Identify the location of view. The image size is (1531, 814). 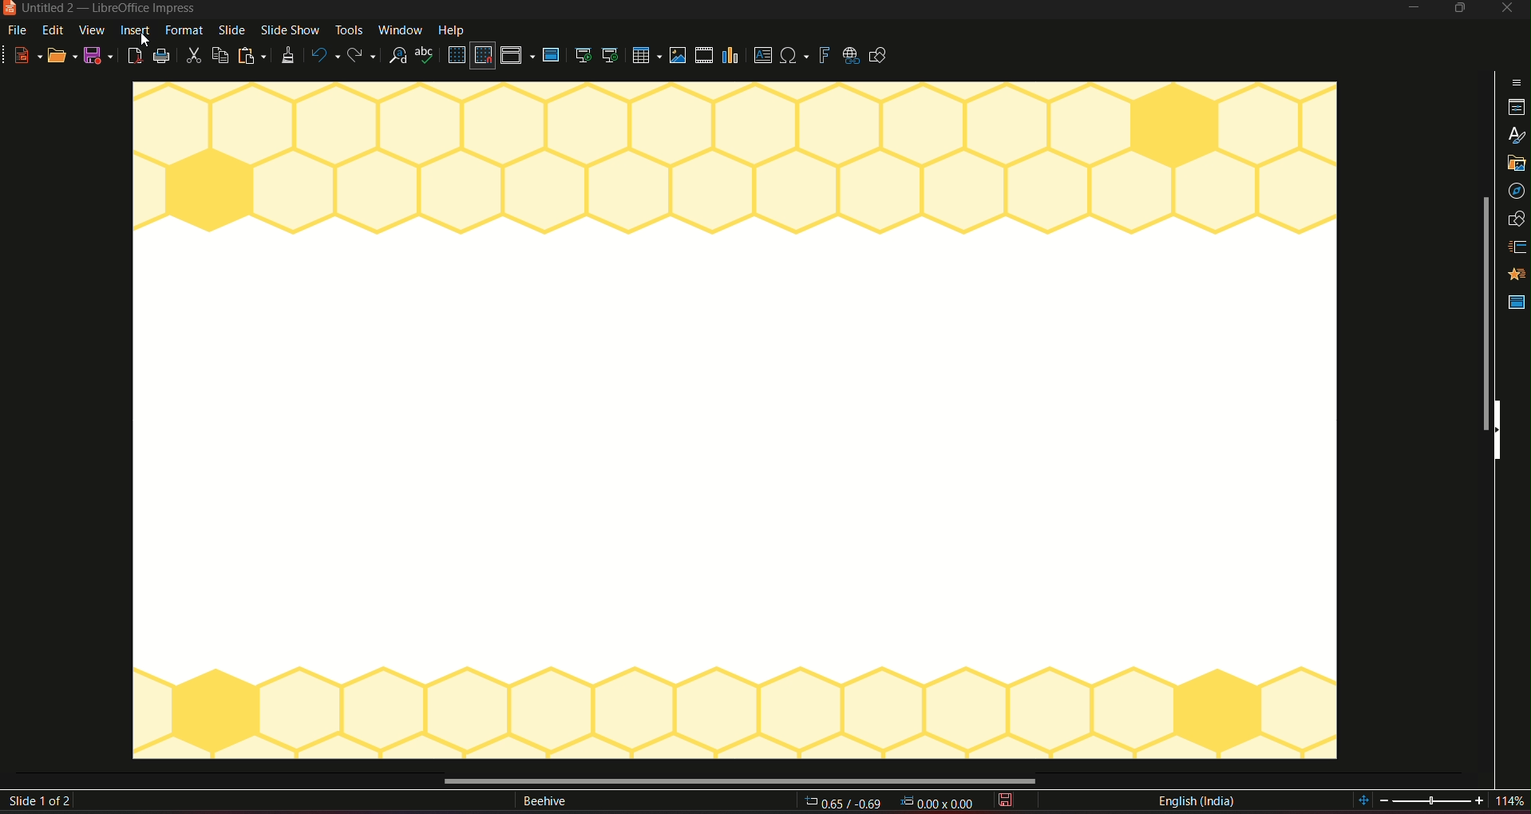
(93, 30).